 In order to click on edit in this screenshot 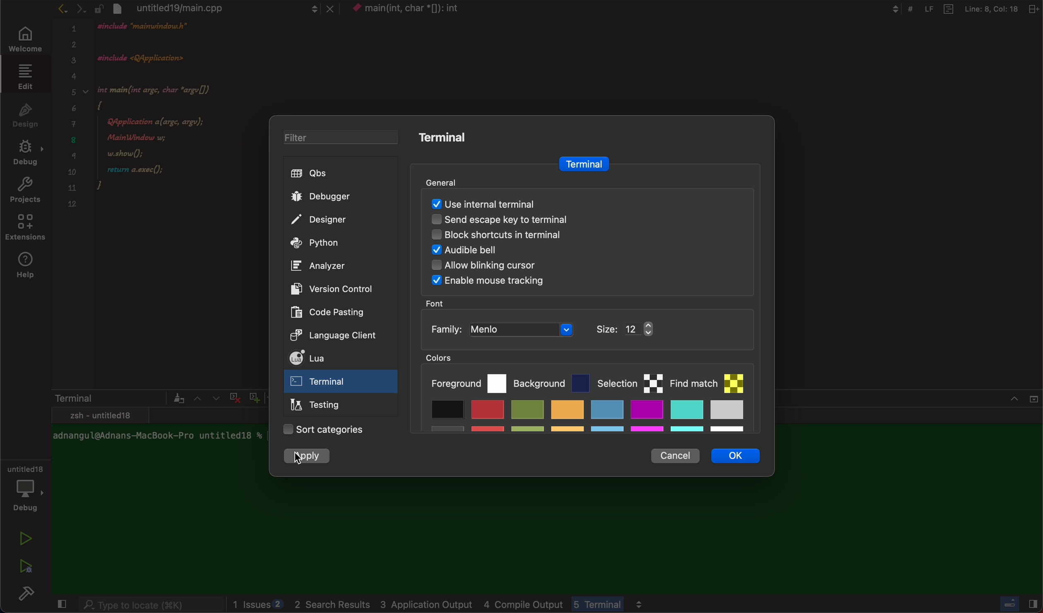, I will do `click(23, 76)`.